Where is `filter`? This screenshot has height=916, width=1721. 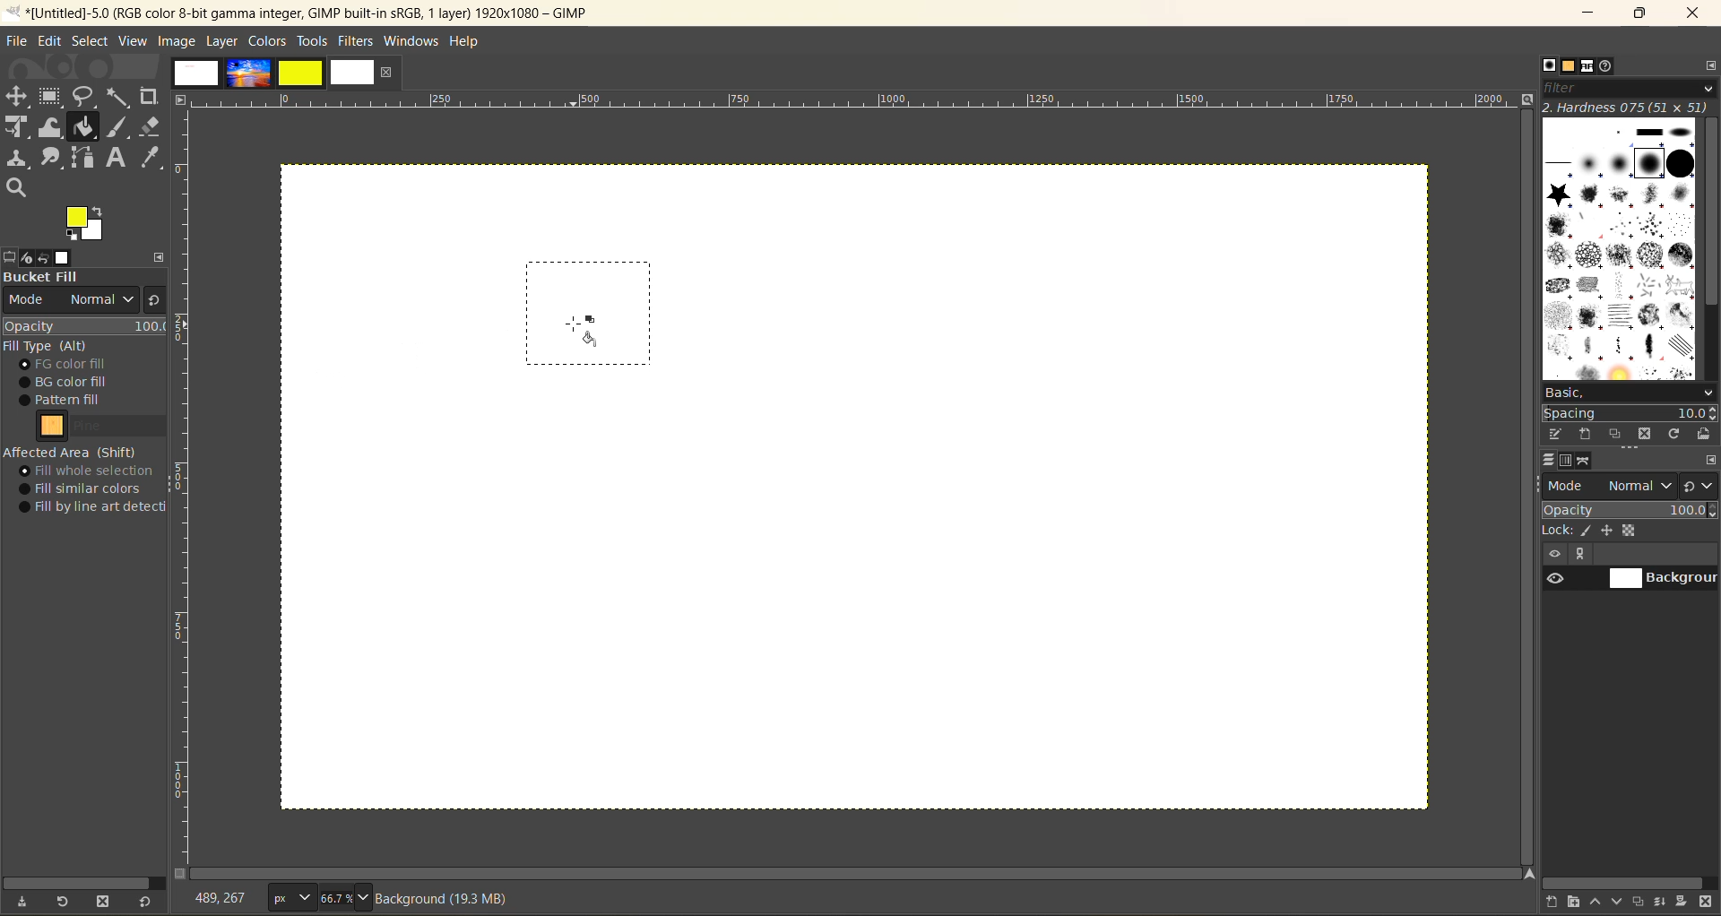 filter is located at coordinates (1630, 91).